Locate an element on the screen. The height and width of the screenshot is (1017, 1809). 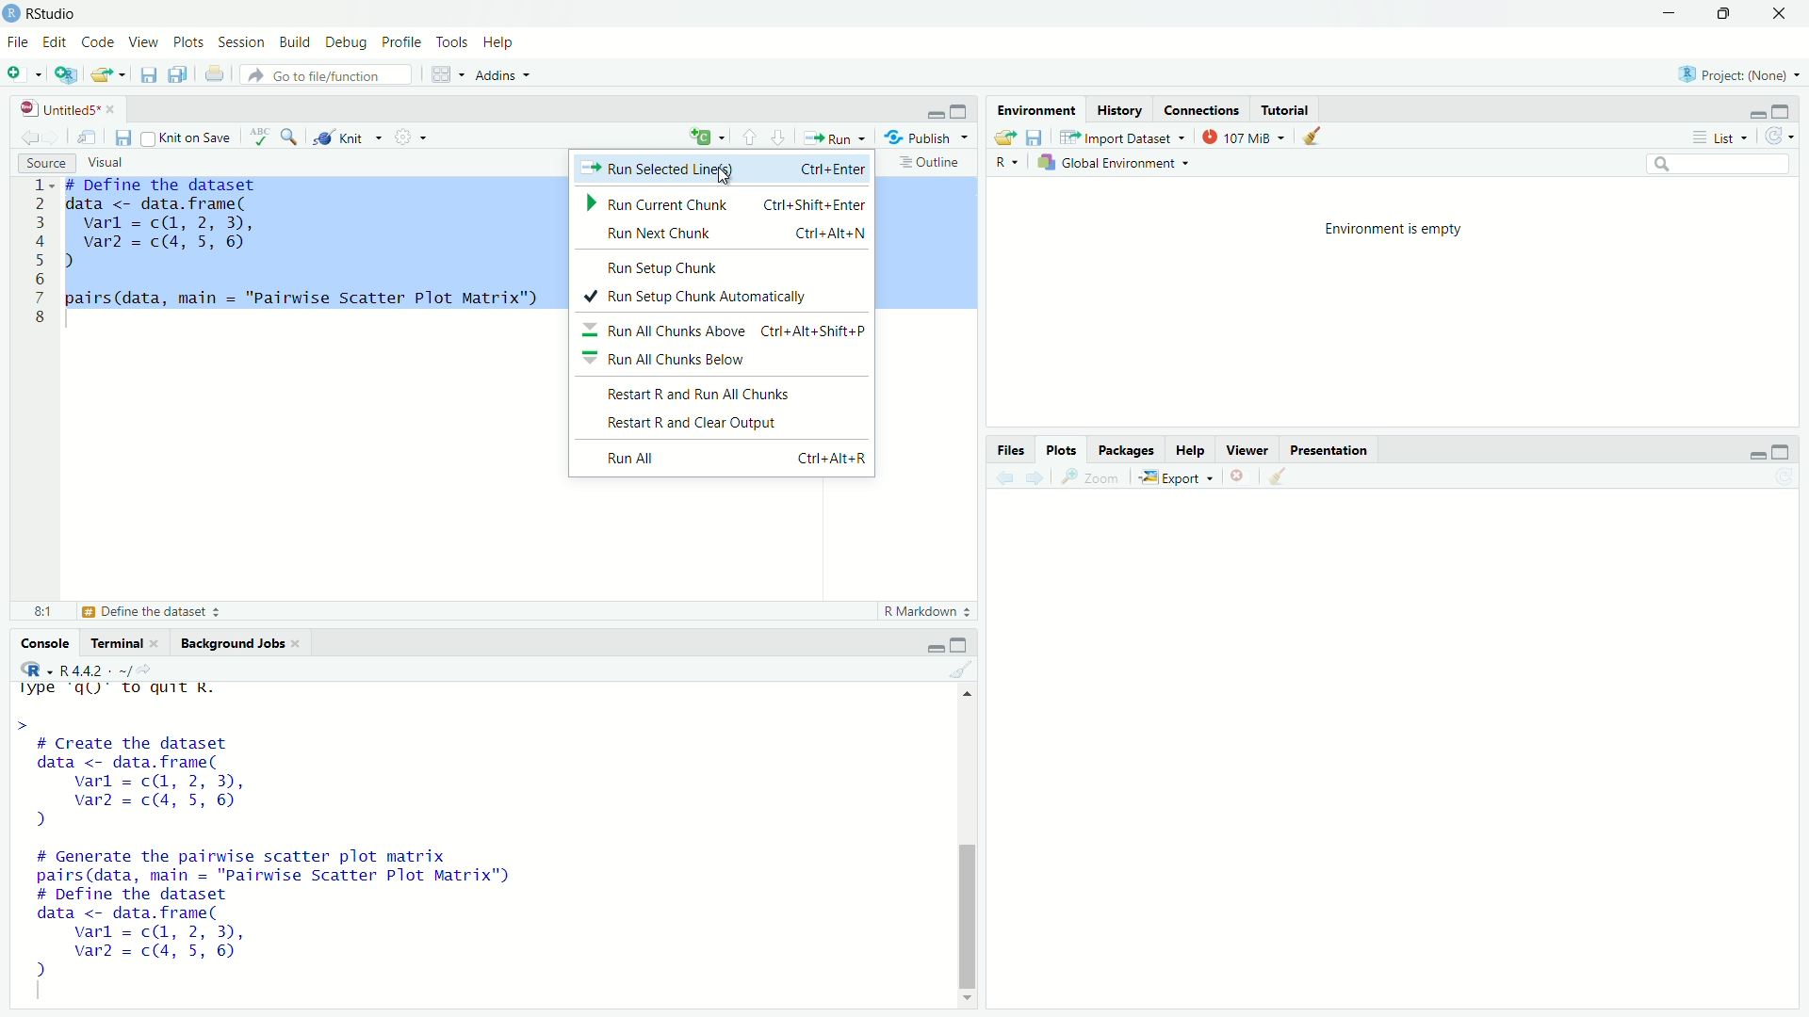
Plots is located at coordinates (190, 40).